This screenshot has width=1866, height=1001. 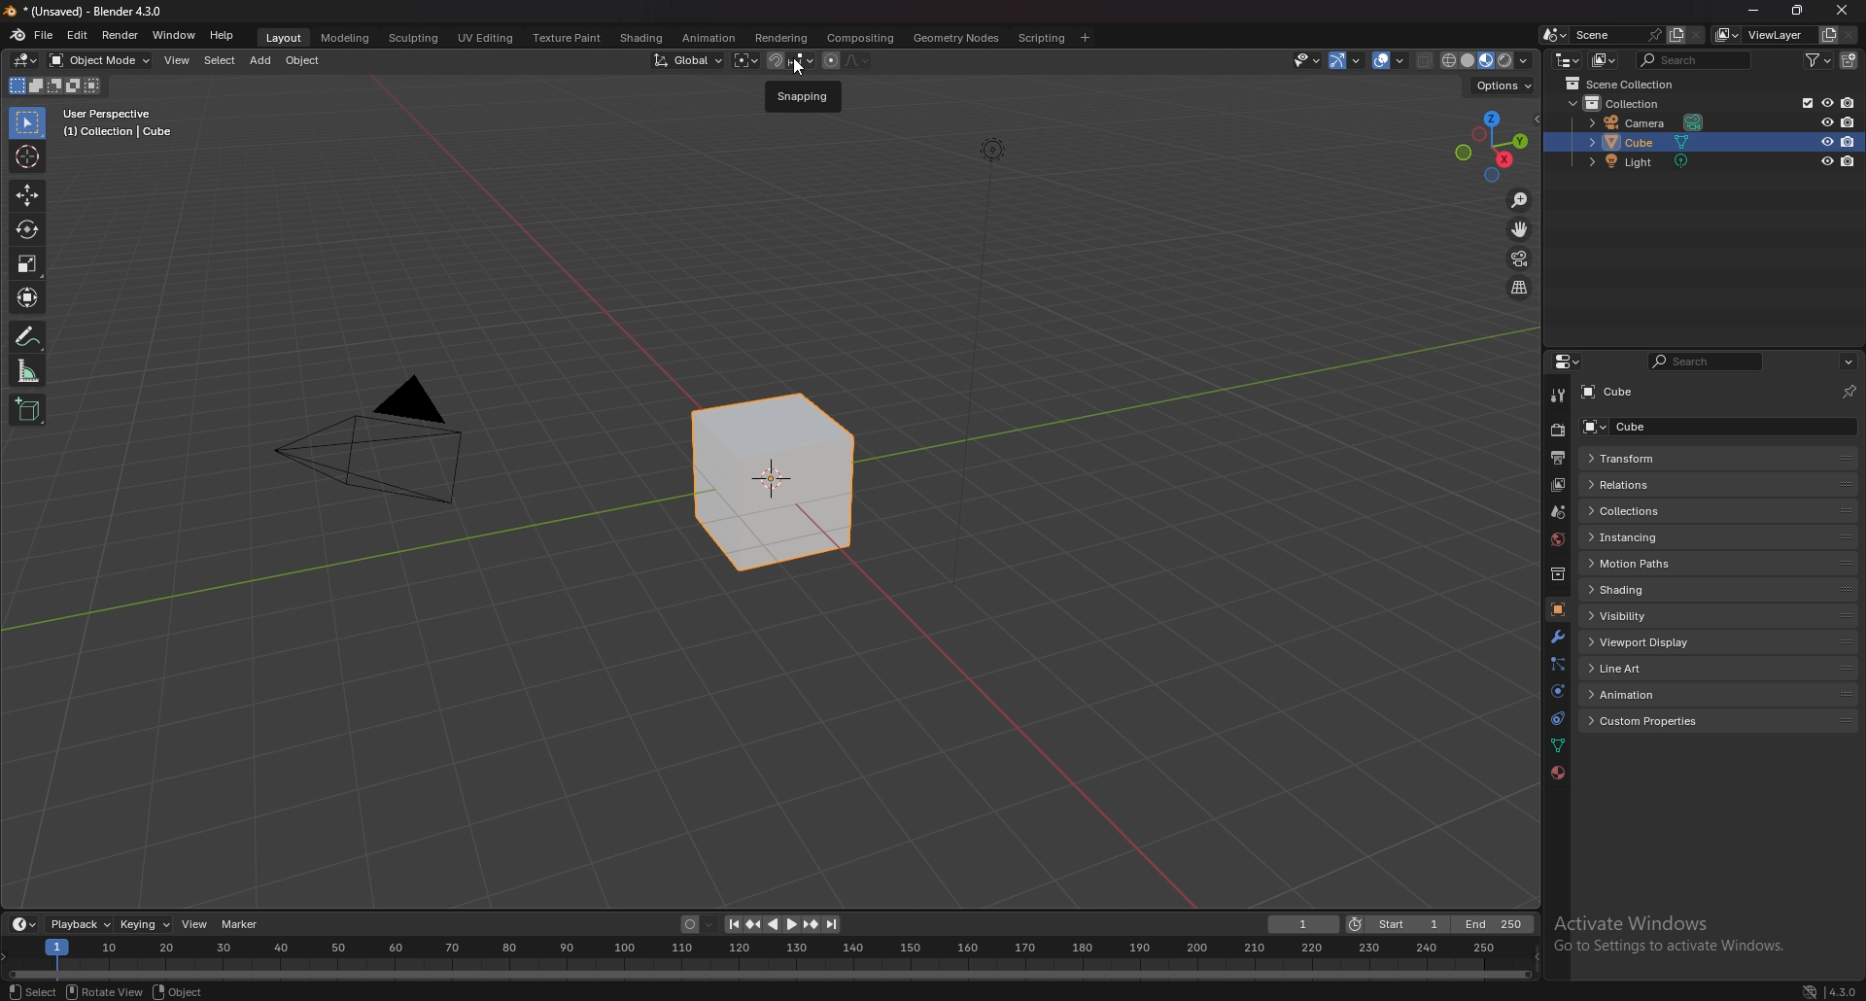 I want to click on remove view layer, so click(x=1849, y=35).